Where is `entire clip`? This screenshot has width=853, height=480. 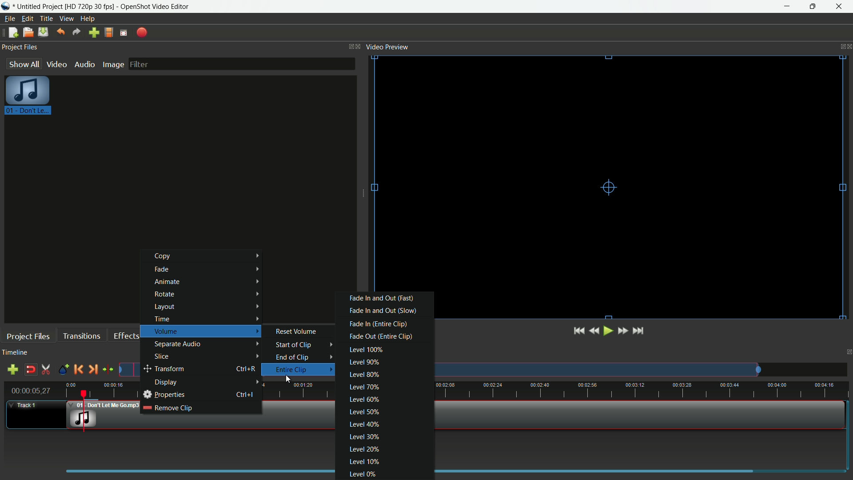 entire clip is located at coordinates (303, 369).